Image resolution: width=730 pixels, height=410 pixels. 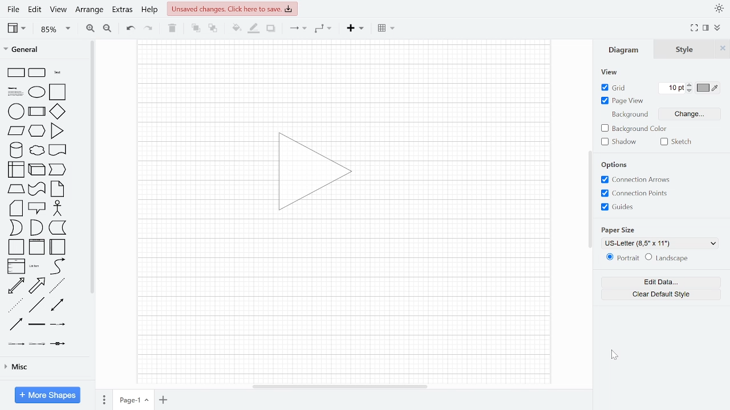 What do you see at coordinates (149, 29) in the screenshot?
I see `Redo` at bounding box center [149, 29].